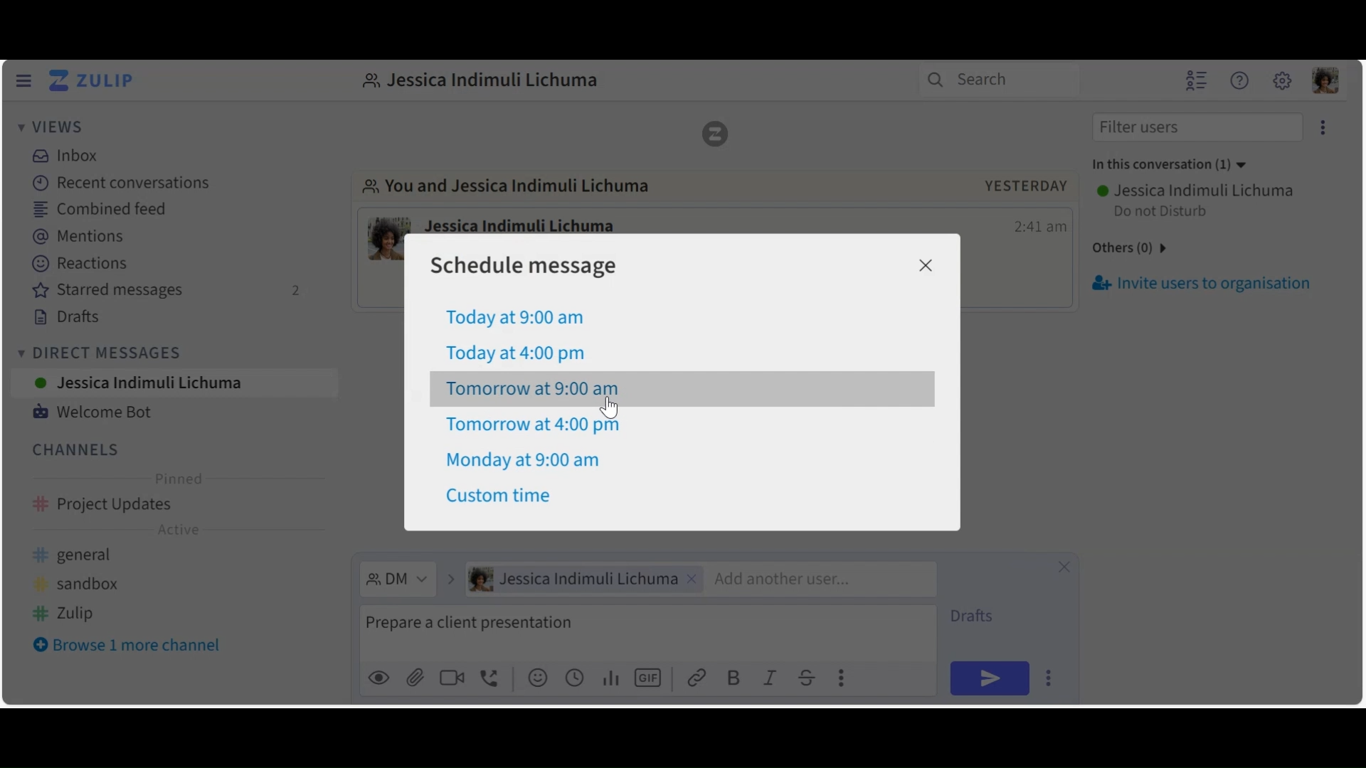 The width and height of the screenshot is (1366, 768). Describe the element at coordinates (80, 238) in the screenshot. I see `Mentions` at that location.